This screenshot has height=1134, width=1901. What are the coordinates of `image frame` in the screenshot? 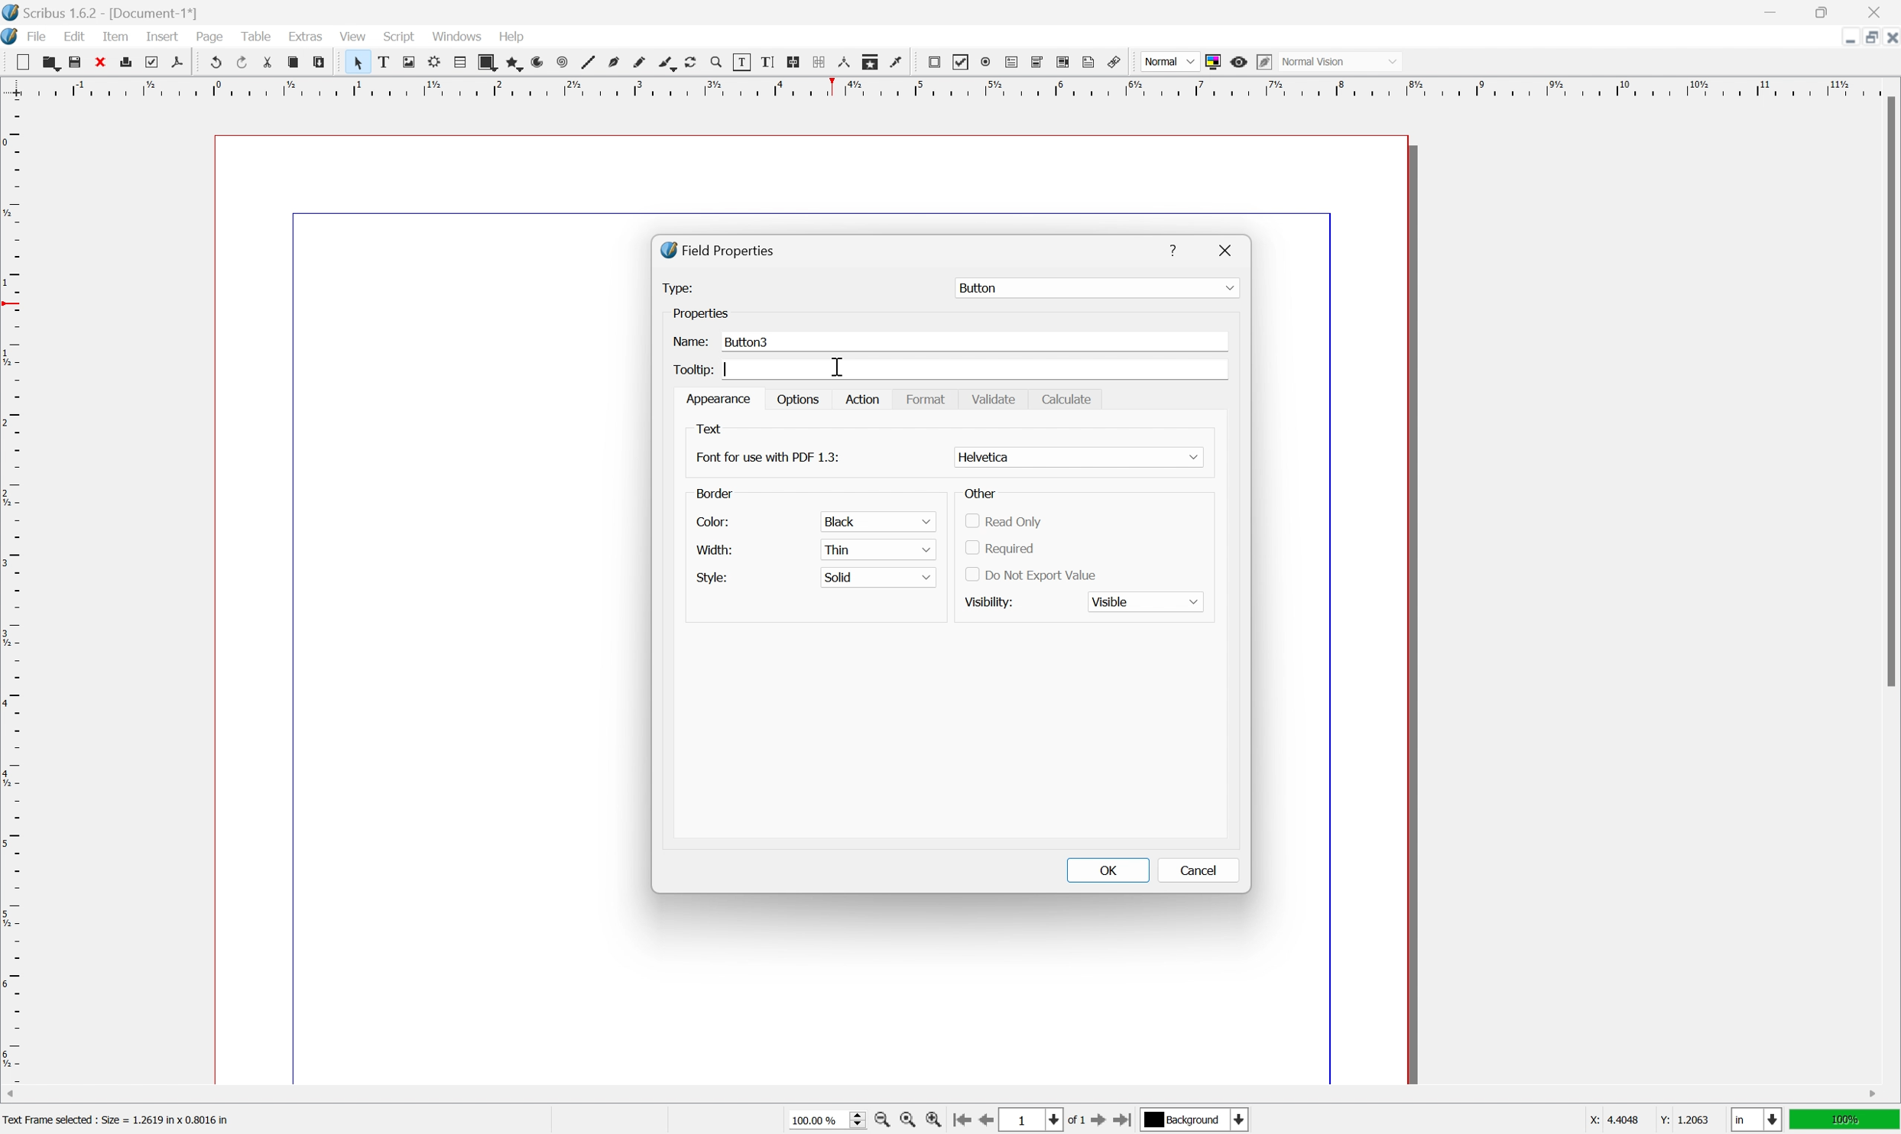 It's located at (410, 62).